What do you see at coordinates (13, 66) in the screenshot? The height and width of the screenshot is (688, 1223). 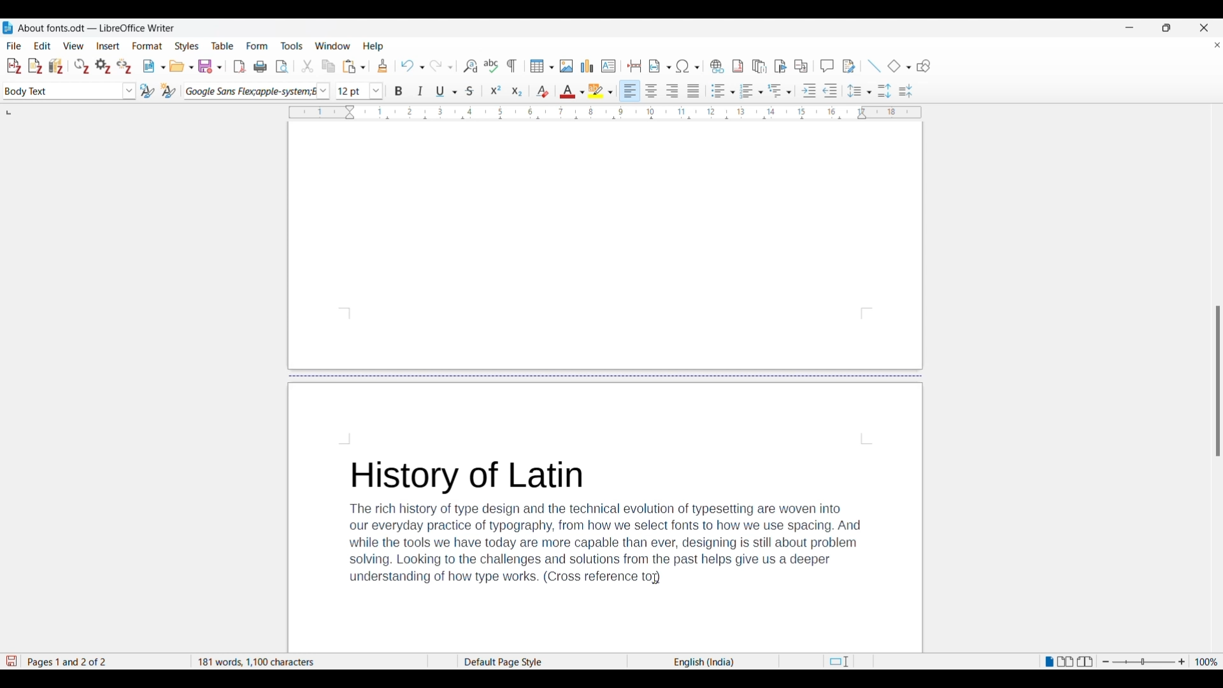 I see `Add/Edit citation` at bounding box center [13, 66].